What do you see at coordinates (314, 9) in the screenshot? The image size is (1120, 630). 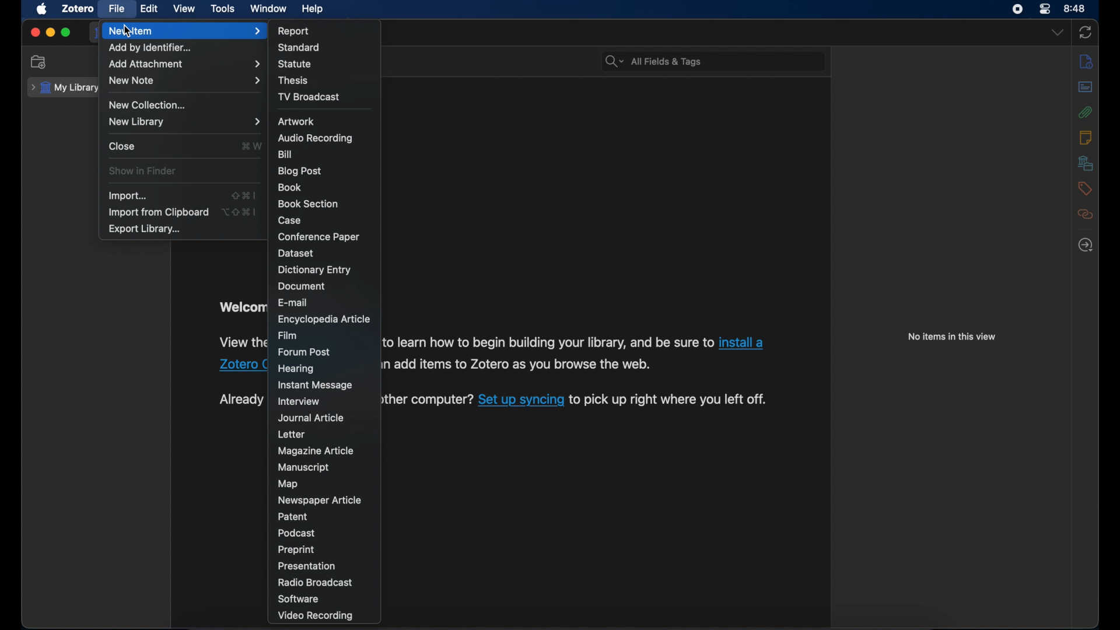 I see `help` at bounding box center [314, 9].